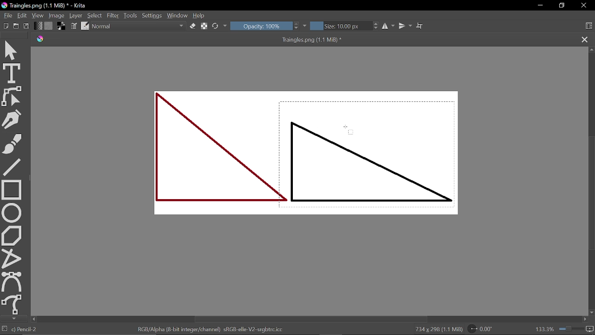  Describe the element at coordinates (8, 15) in the screenshot. I see `File` at that location.